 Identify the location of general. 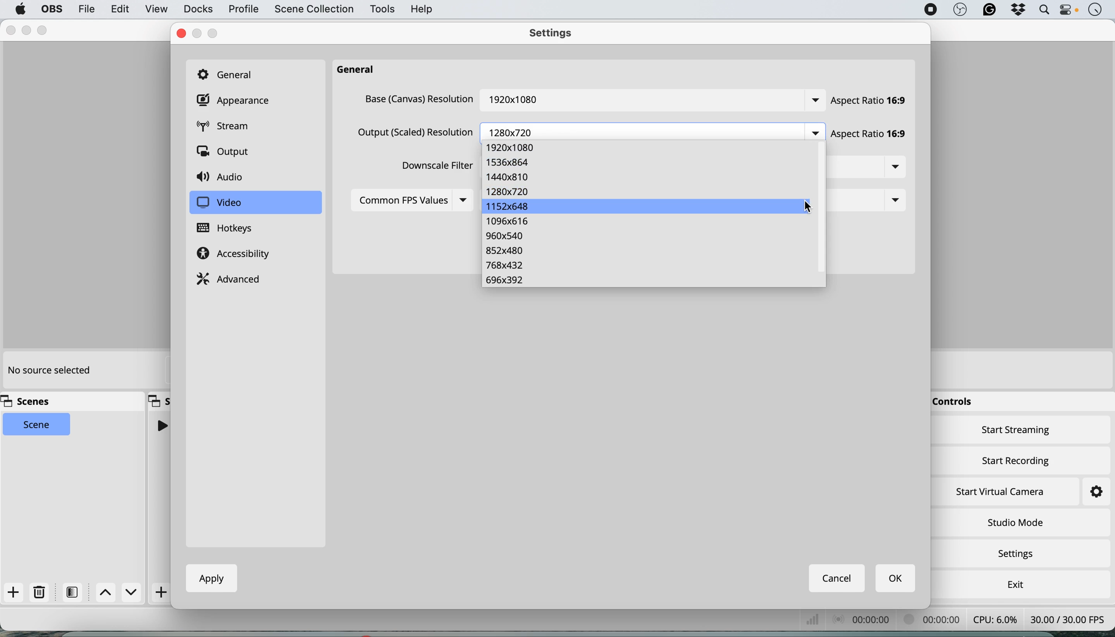
(360, 70).